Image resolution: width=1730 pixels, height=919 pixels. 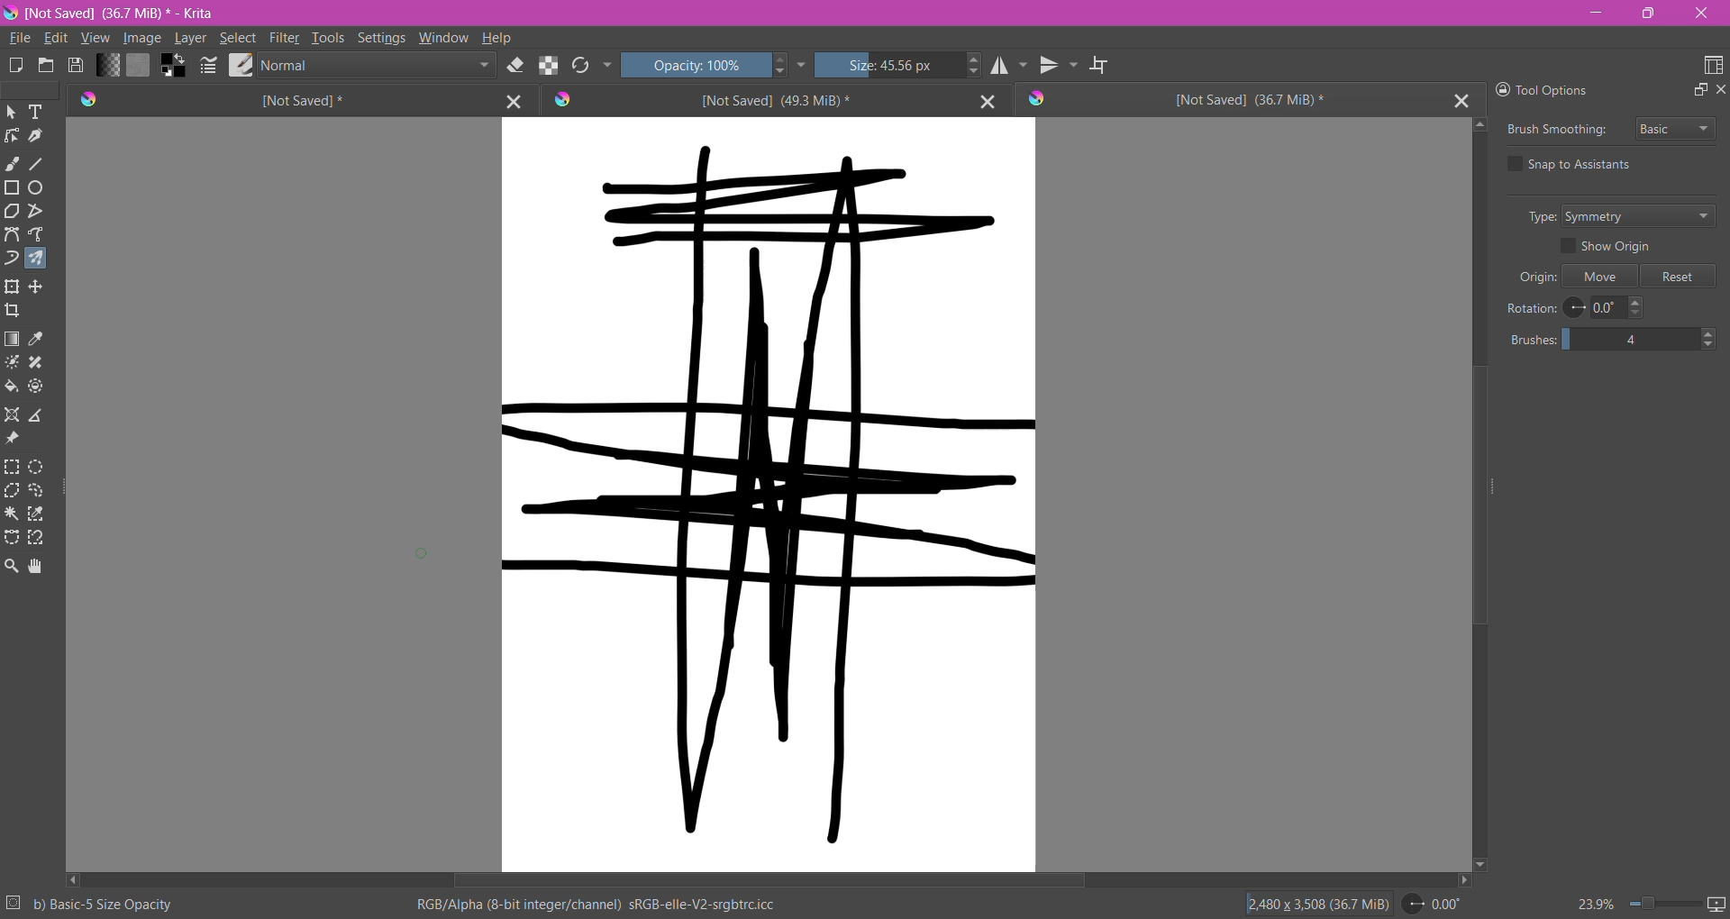 I want to click on Freehand Brush Tool, so click(x=13, y=163).